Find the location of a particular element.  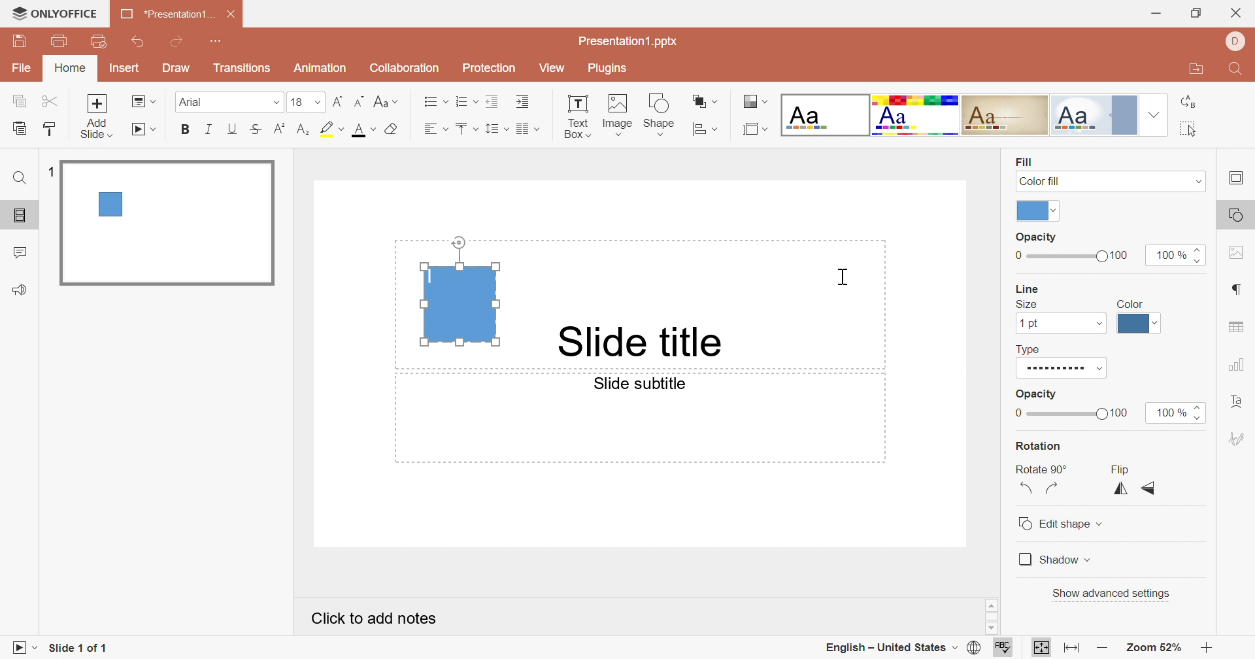

Flip Horizontally is located at coordinates (1117, 490).